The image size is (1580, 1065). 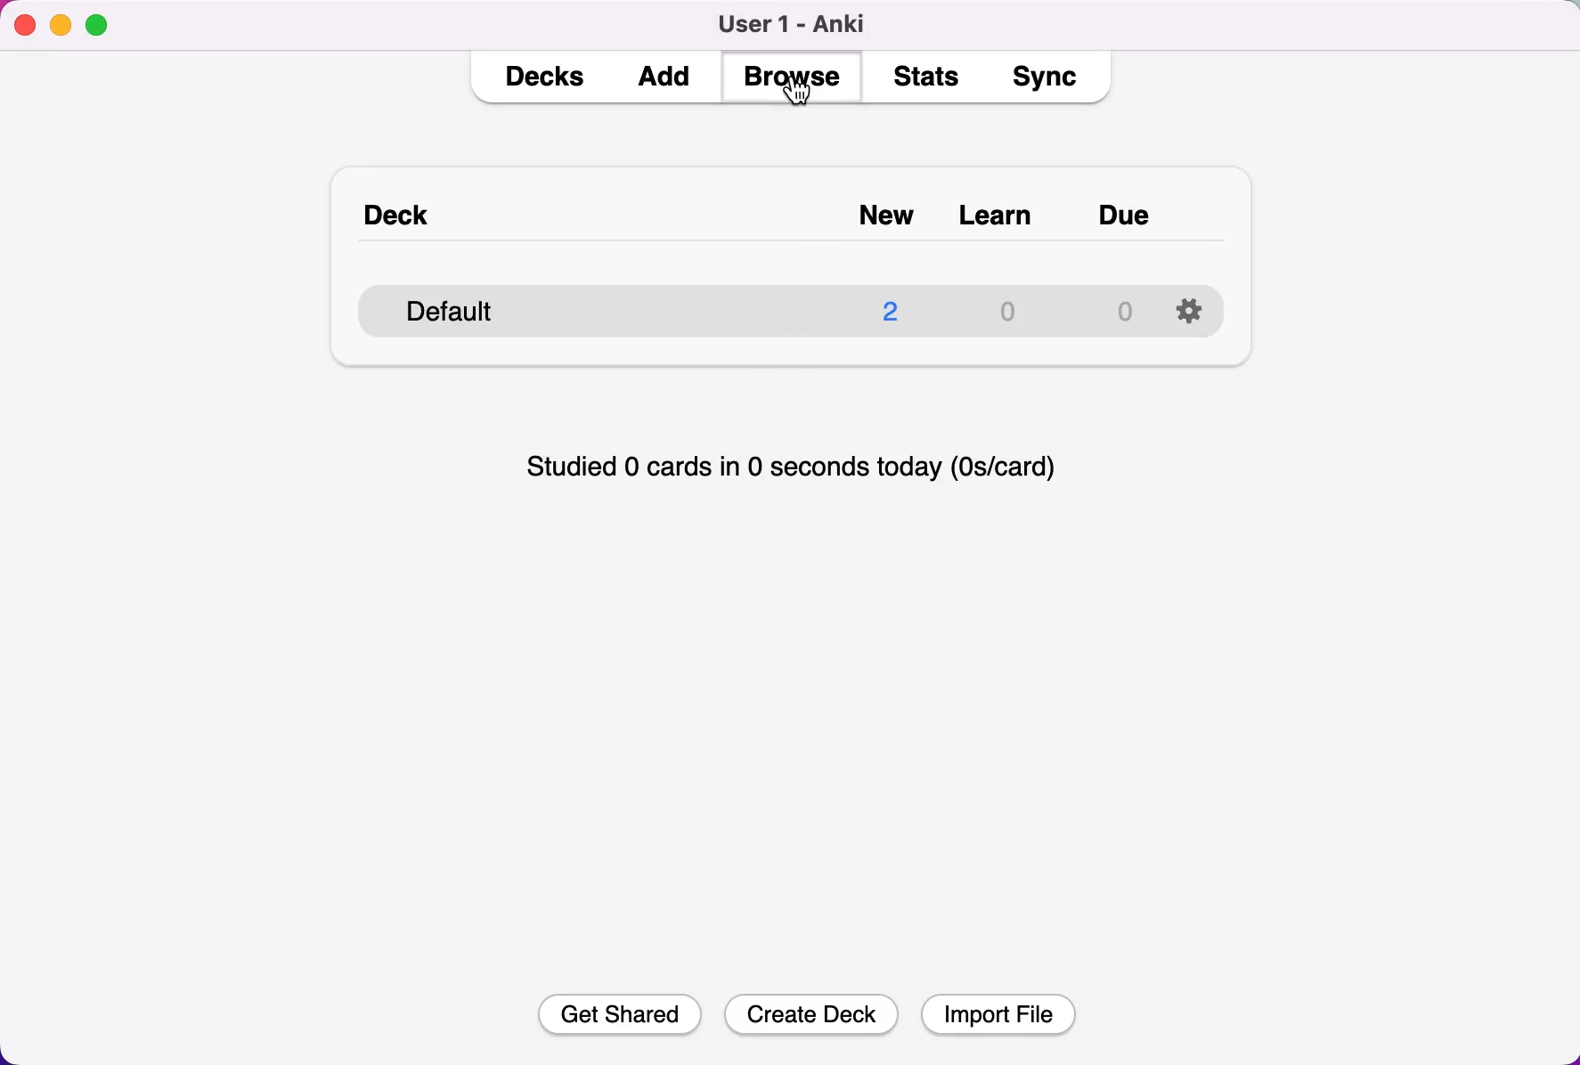 I want to click on minimize, so click(x=64, y=27).